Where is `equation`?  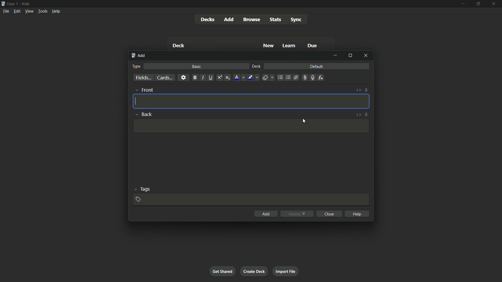
equation is located at coordinates (321, 77).